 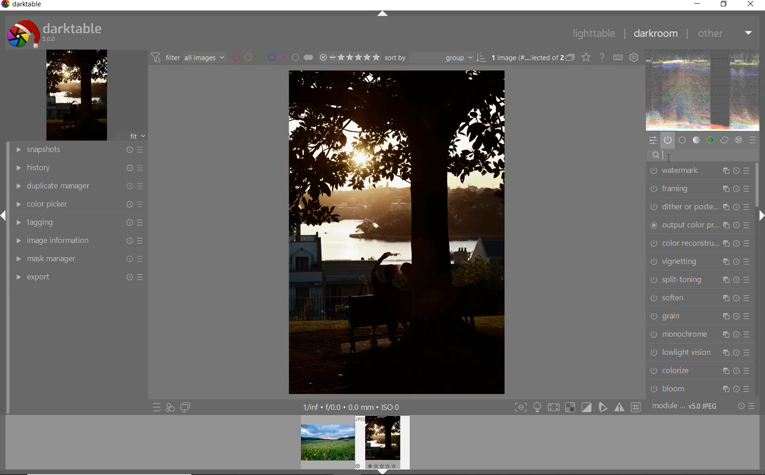 What do you see at coordinates (77, 240) in the screenshot?
I see `image information` at bounding box center [77, 240].